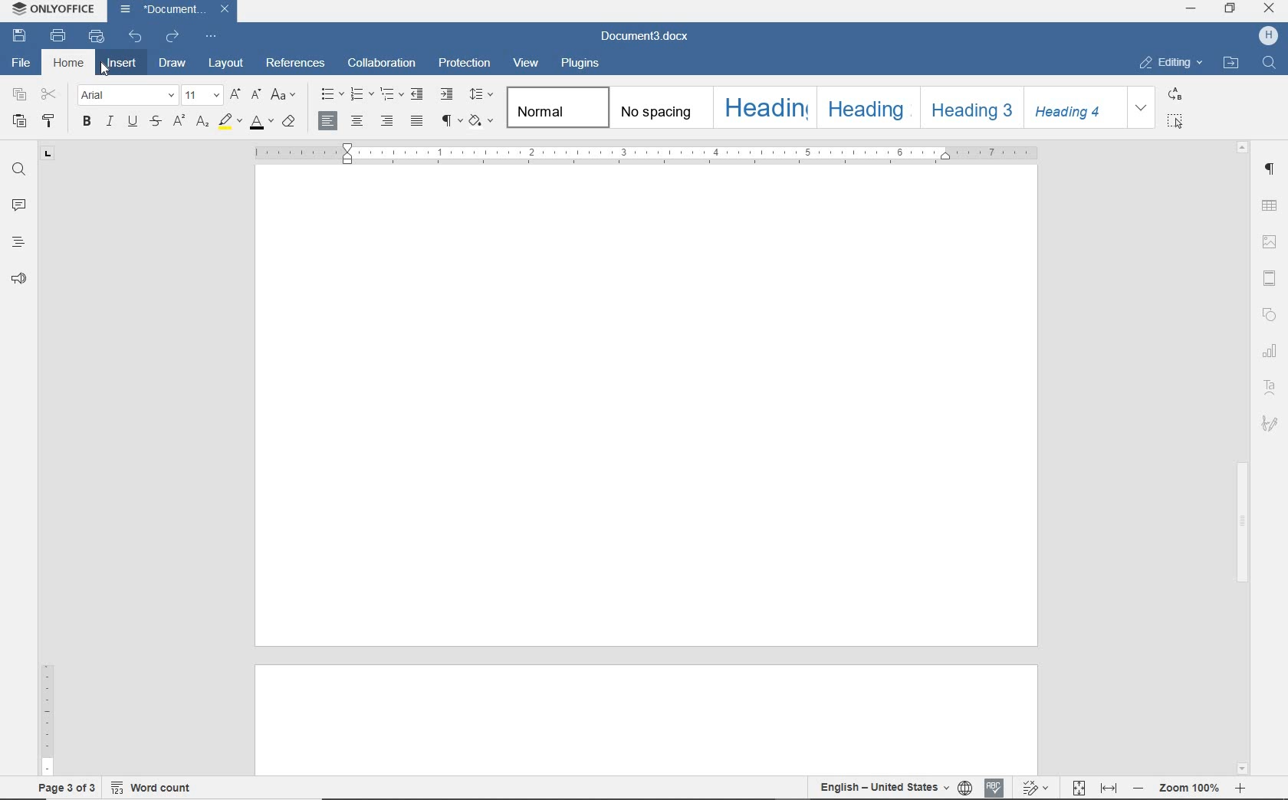 The image size is (1288, 800). What do you see at coordinates (449, 120) in the screenshot?
I see `NONPRINTING CHARACTERS` at bounding box center [449, 120].